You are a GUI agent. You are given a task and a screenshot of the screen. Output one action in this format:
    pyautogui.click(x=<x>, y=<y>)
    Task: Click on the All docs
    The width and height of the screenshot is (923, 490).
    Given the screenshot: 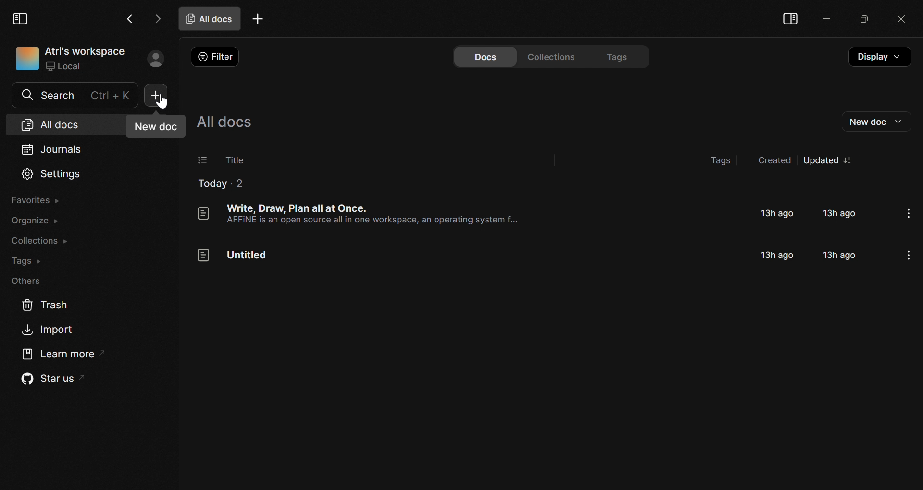 What is the action you would take?
    pyautogui.click(x=210, y=18)
    